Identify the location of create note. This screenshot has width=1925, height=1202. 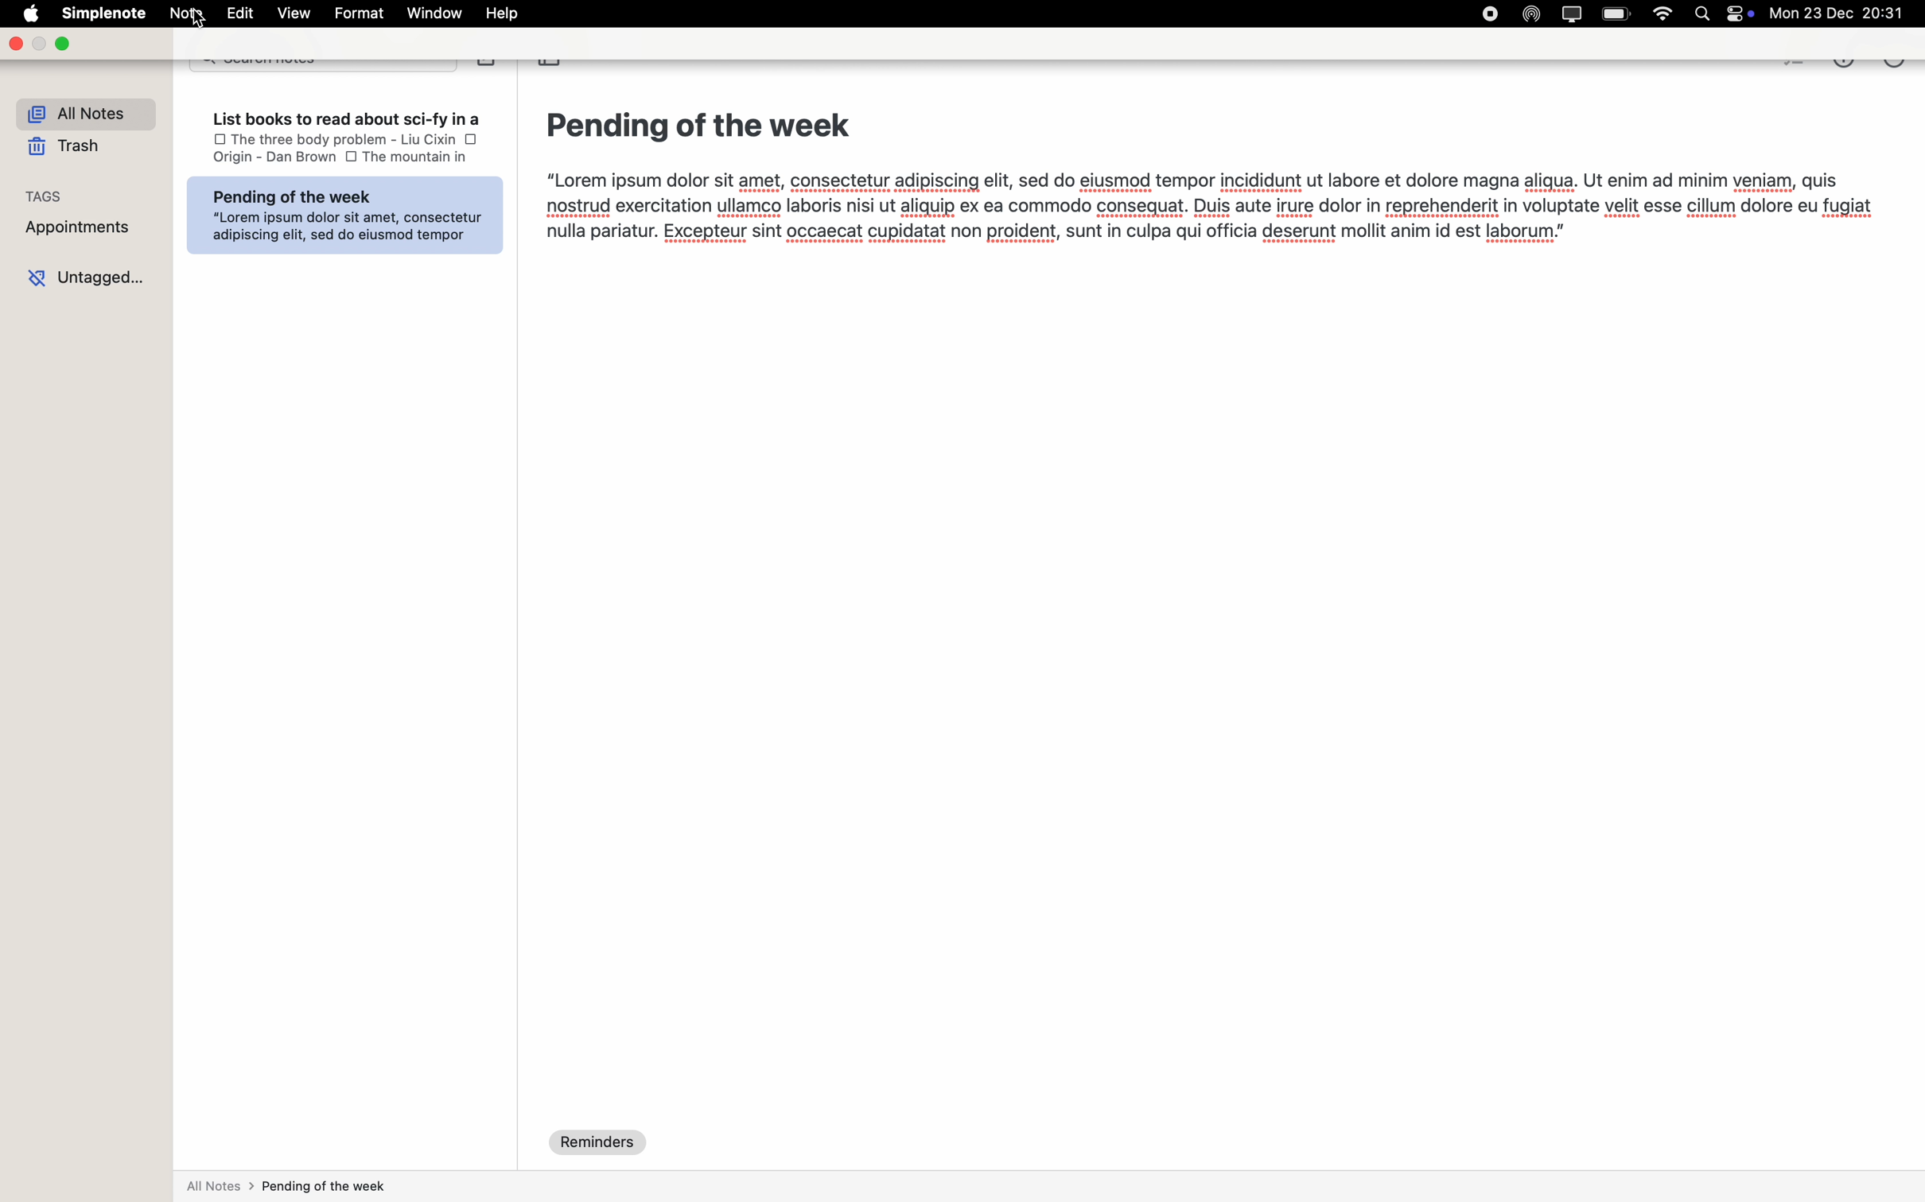
(488, 67).